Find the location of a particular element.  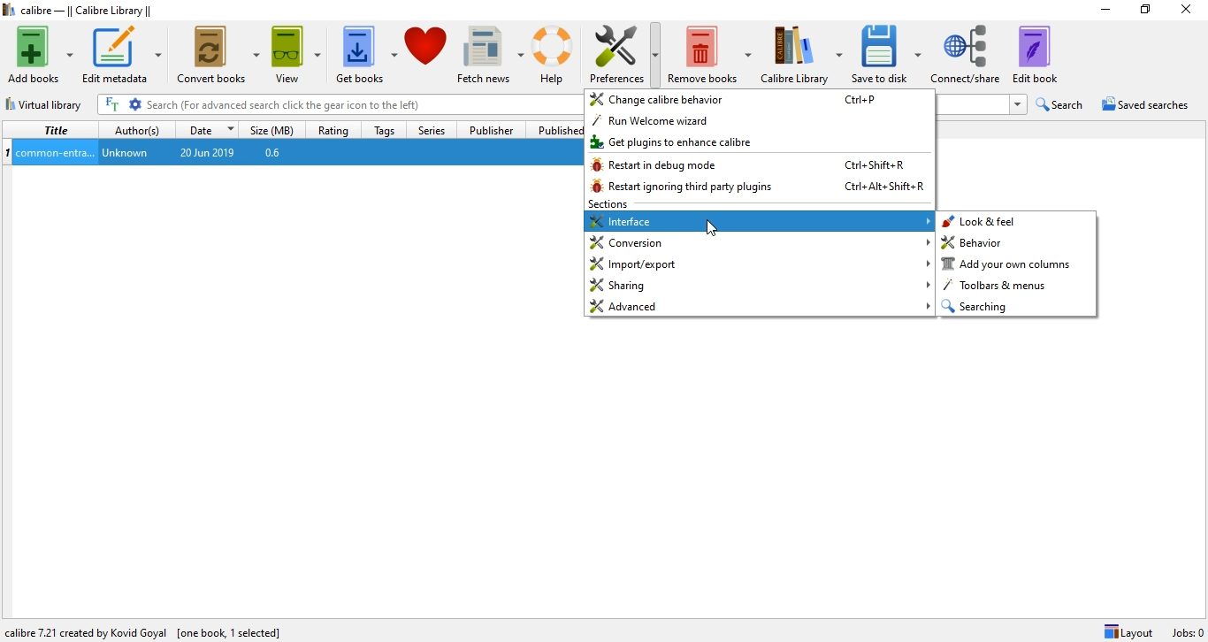

restart ignoring third party plugins is located at coordinates (758, 188).